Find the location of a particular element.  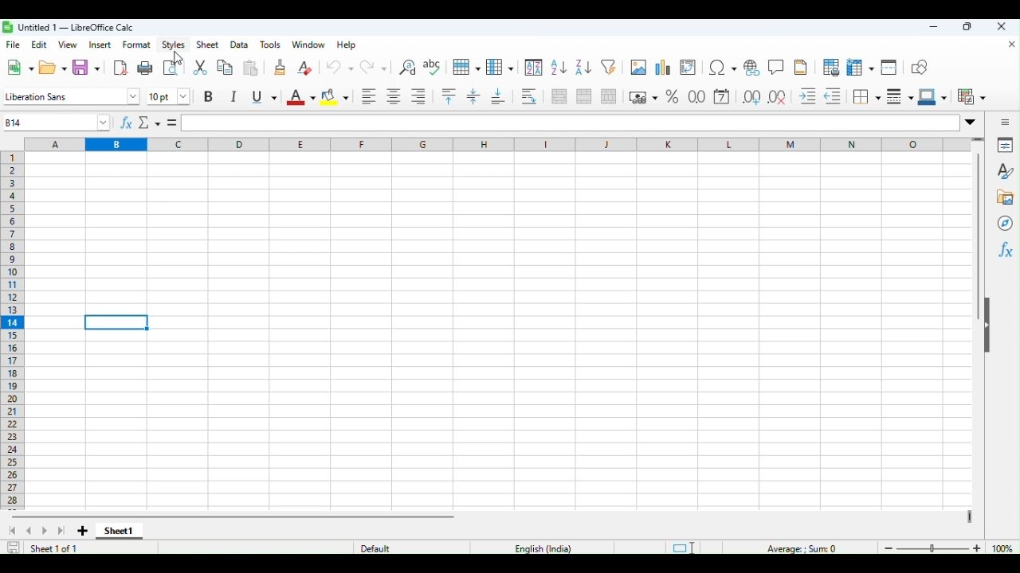

o is located at coordinates (916, 145).